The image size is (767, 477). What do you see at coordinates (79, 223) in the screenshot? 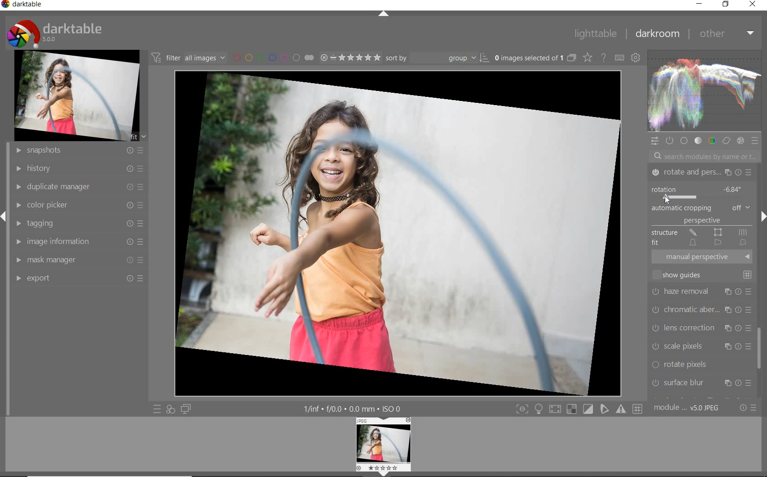
I see `tagging` at bounding box center [79, 223].